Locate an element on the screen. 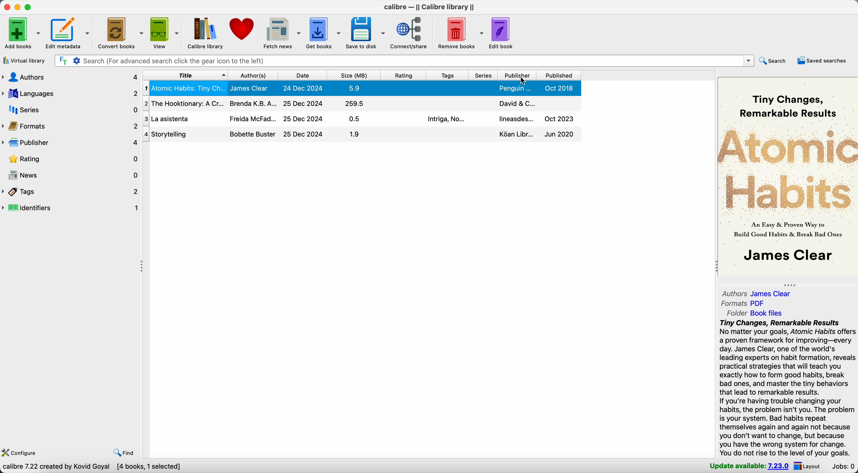 This screenshot has width=858, height=473. 1.9 is located at coordinates (356, 133).